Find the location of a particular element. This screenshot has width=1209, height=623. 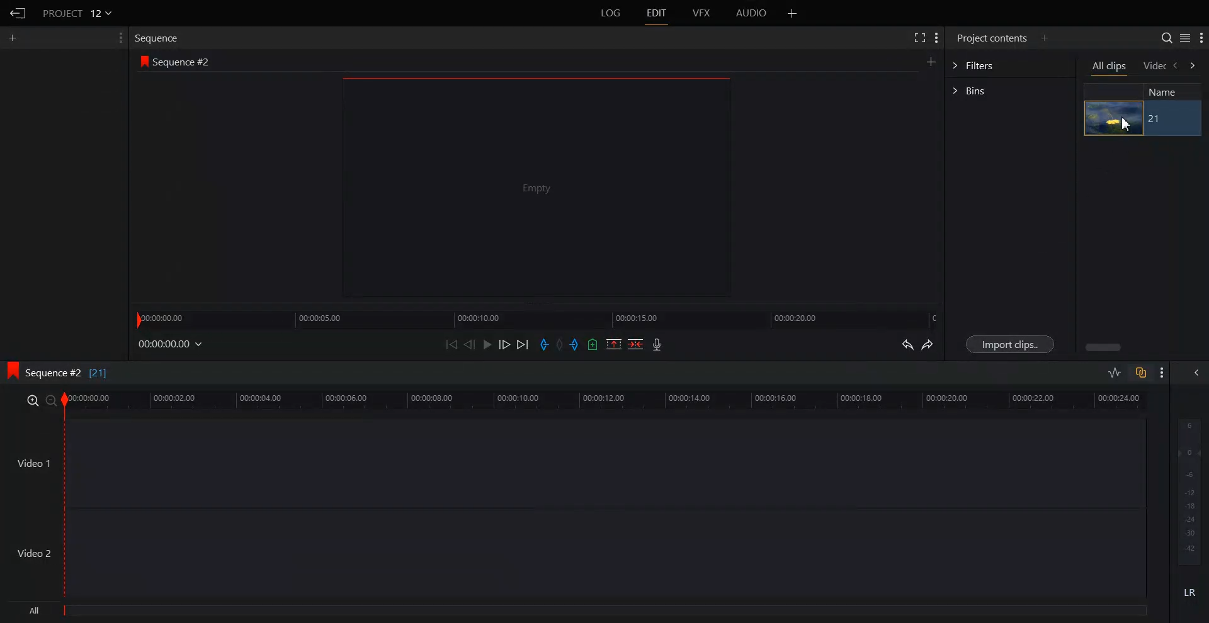

Remove the marked section is located at coordinates (613, 344).